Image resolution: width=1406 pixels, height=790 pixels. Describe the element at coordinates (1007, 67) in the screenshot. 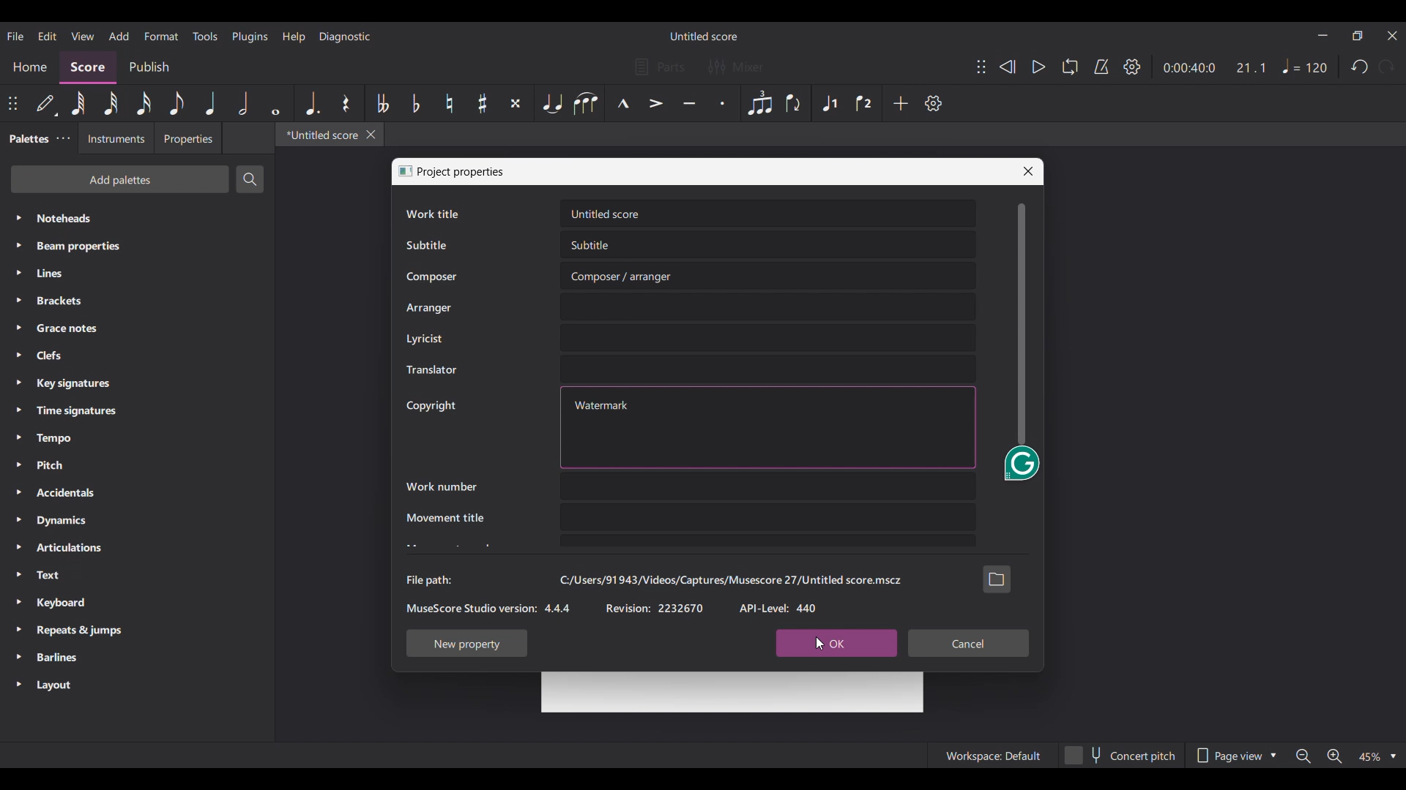

I see `Rewind` at that location.